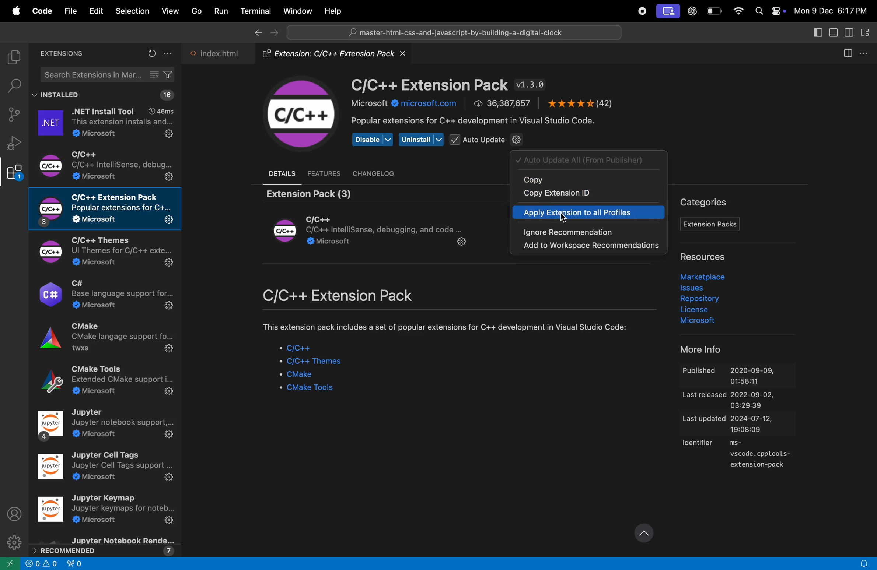  I want to click on toggle secondary side bar, so click(816, 32).